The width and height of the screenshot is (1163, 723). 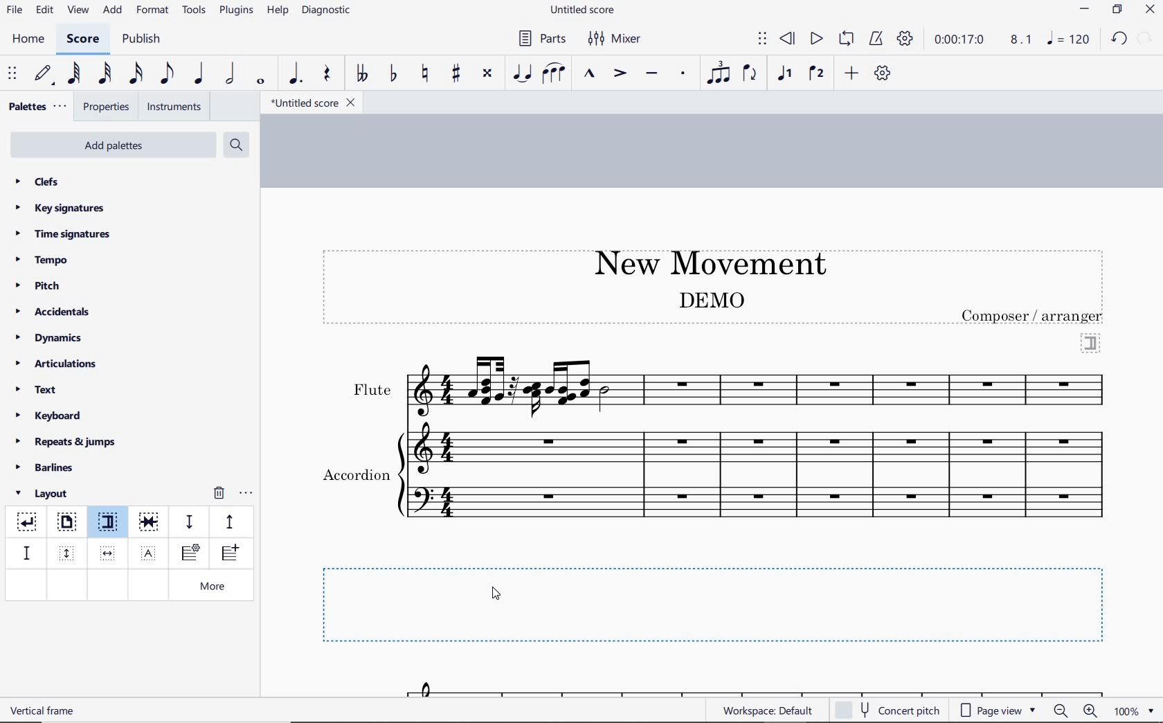 What do you see at coordinates (76, 11) in the screenshot?
I see `view` at bounding box center [76, 11].